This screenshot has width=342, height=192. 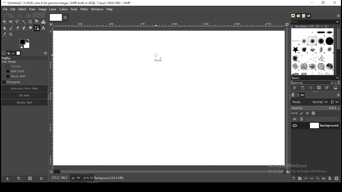 What do you see at coordinates (335, 102) in the screenshot?
I see `switch to other modes` at bounding box center [335, 102].